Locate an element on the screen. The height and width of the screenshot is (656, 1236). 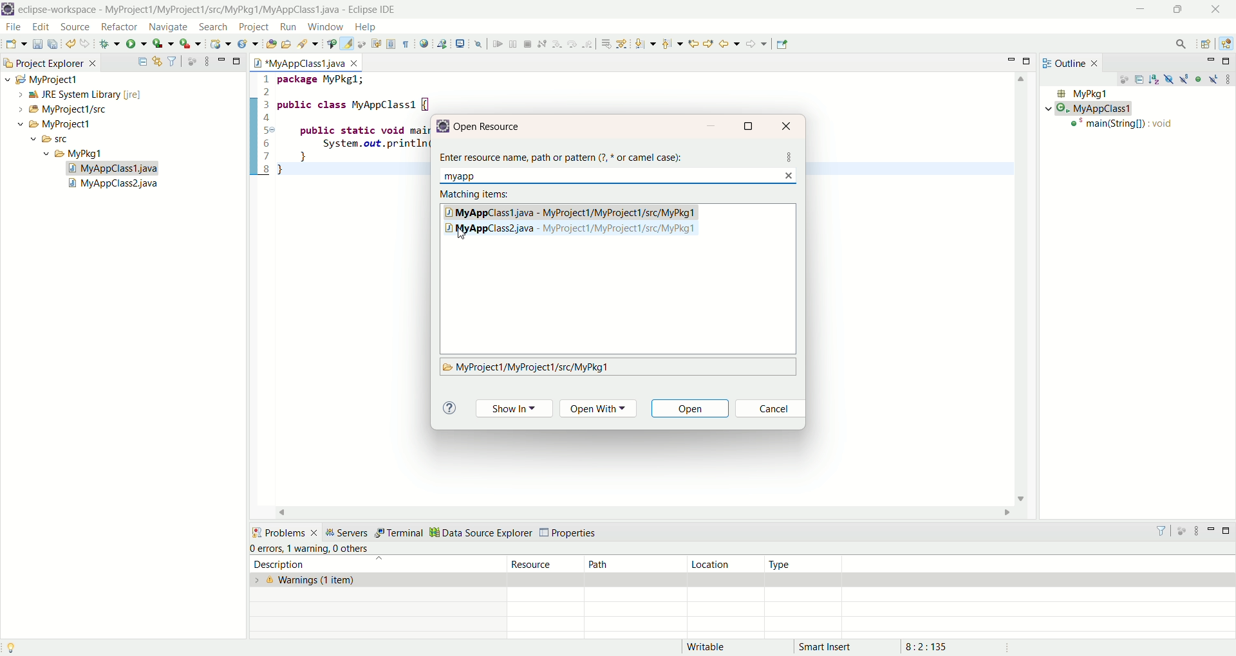
step over is located at coordinates (573, 45).